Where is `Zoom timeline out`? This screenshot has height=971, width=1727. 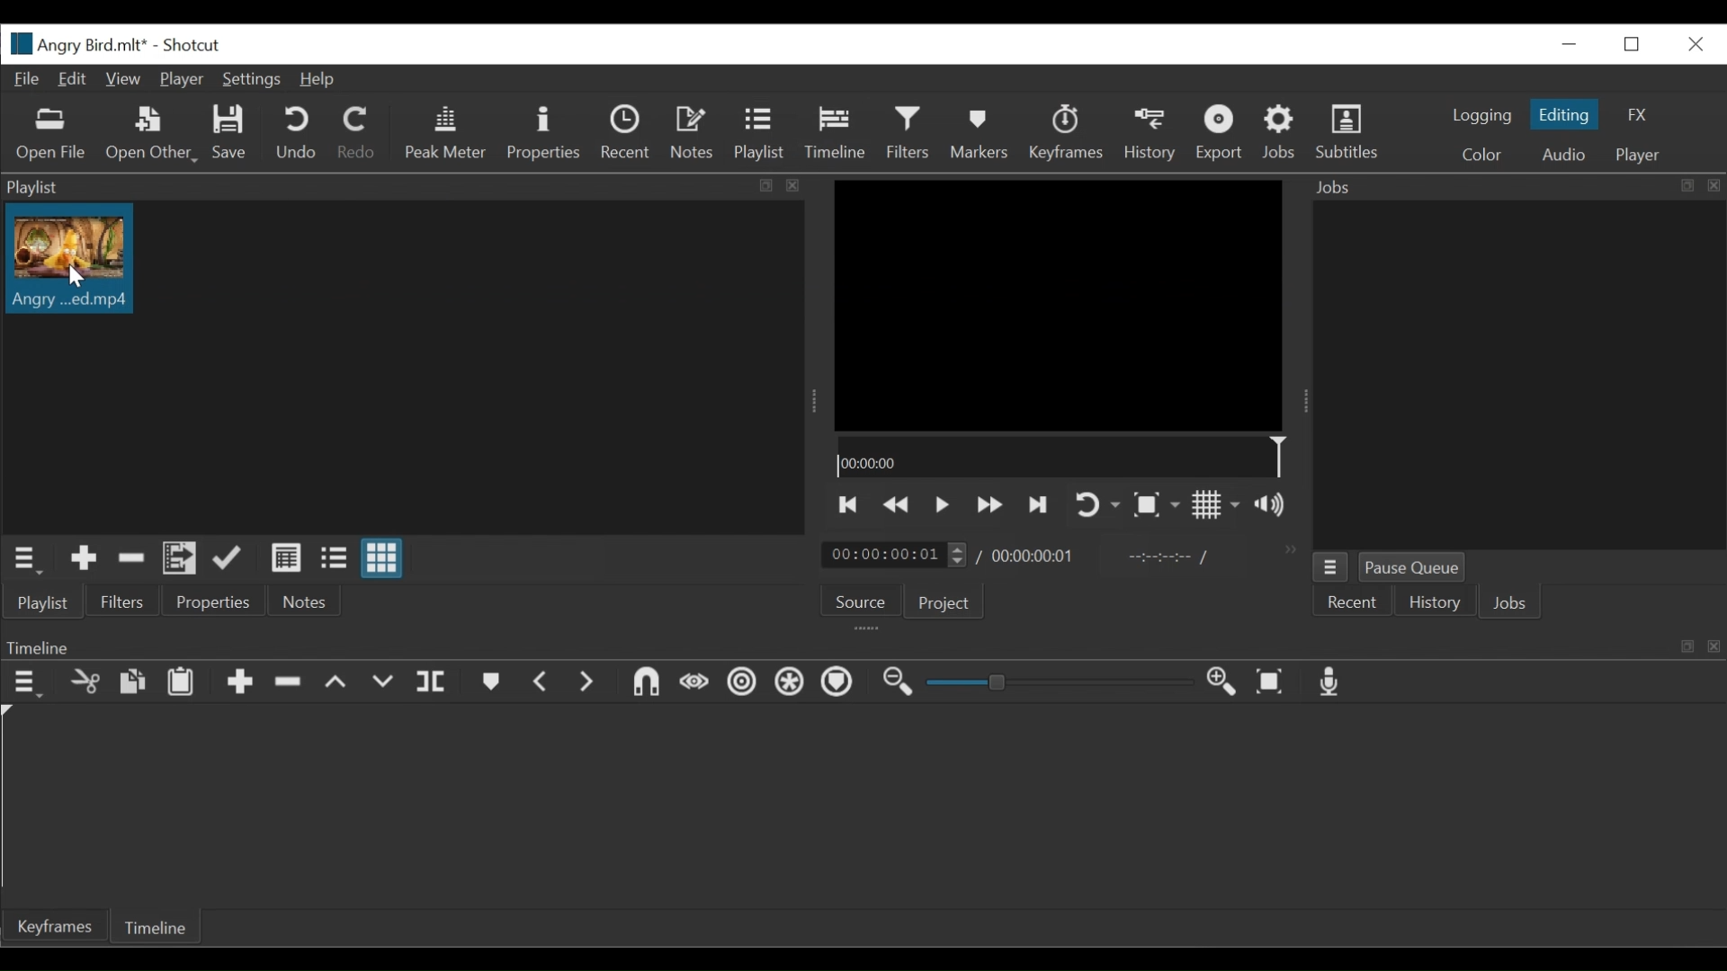
Zoom timeline out is located at coordinates (897, 681).